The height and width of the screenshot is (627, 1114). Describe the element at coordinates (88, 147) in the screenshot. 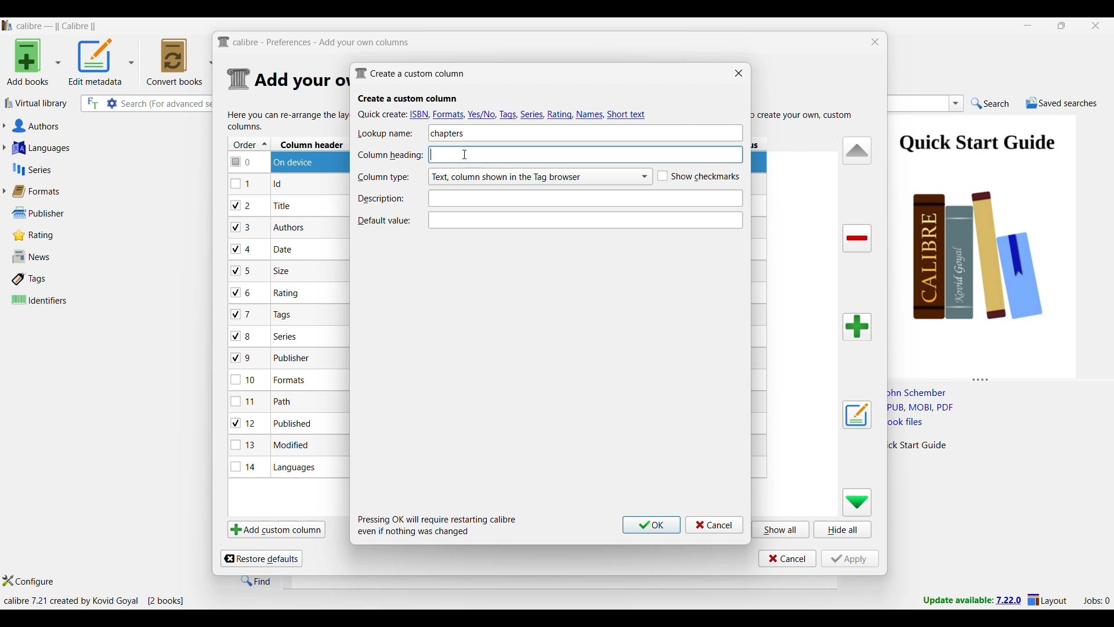

I see `Languages` at that location.